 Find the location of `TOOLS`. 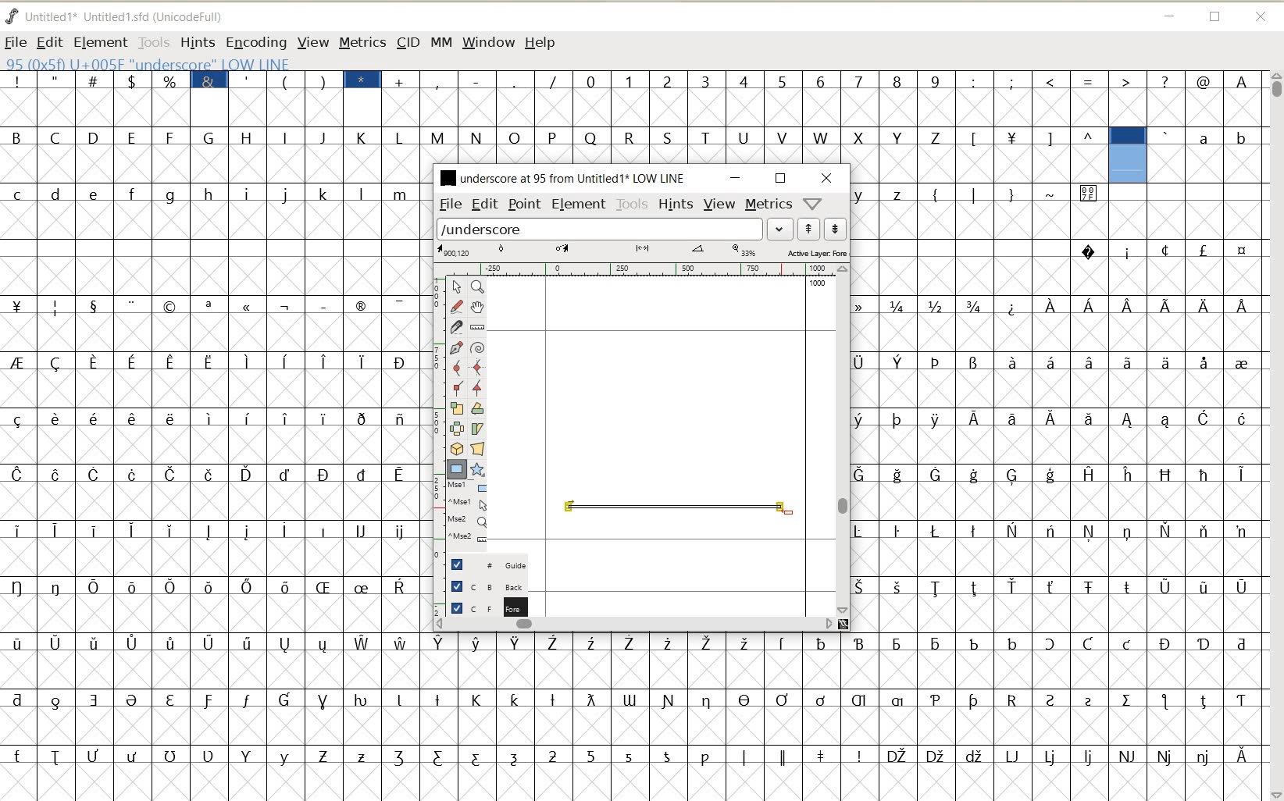

TOOLS is located at coordinates (152, 41).